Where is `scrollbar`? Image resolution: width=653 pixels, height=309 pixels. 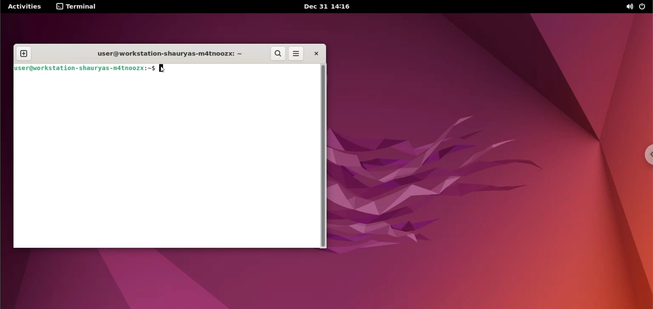
scrollbar is located at coordinates (322, 156).